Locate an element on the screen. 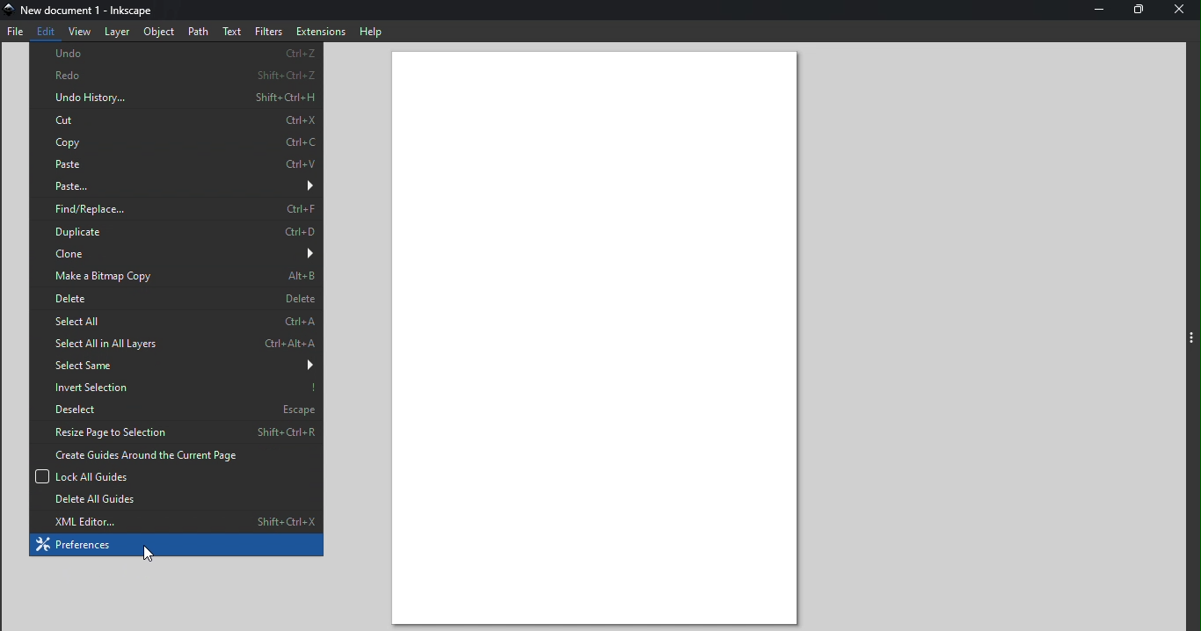  Canvas is located at coordinates (607, 337).